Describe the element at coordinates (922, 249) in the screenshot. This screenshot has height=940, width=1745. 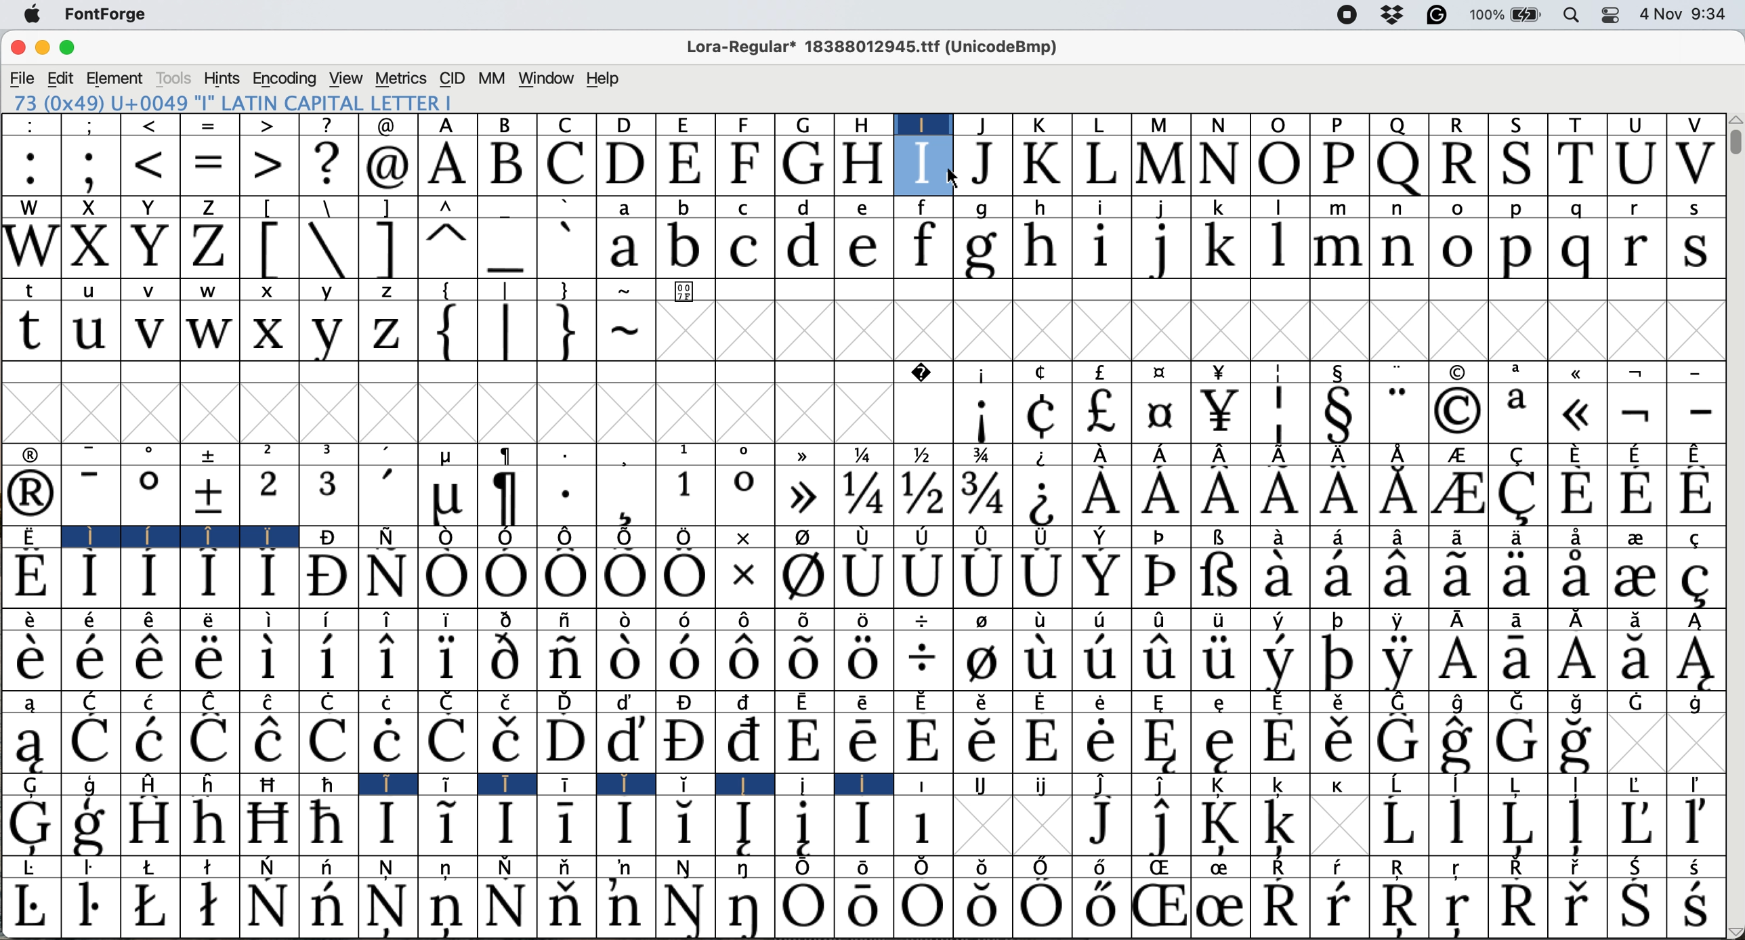
I see `f` at that location.